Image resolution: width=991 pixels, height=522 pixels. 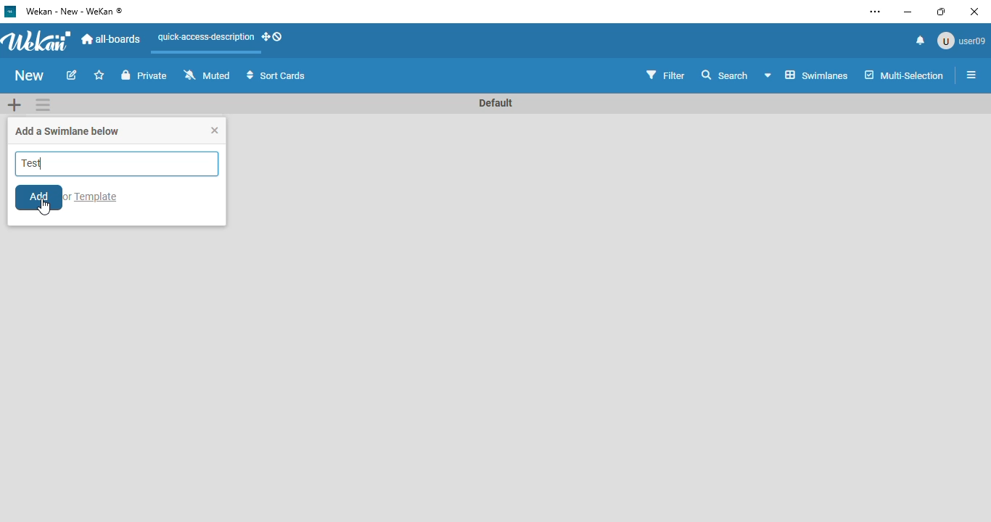 What do you see at coordinates (921, 41) in the screenshot?
I see `notifications` at bounding box center [921, 41].